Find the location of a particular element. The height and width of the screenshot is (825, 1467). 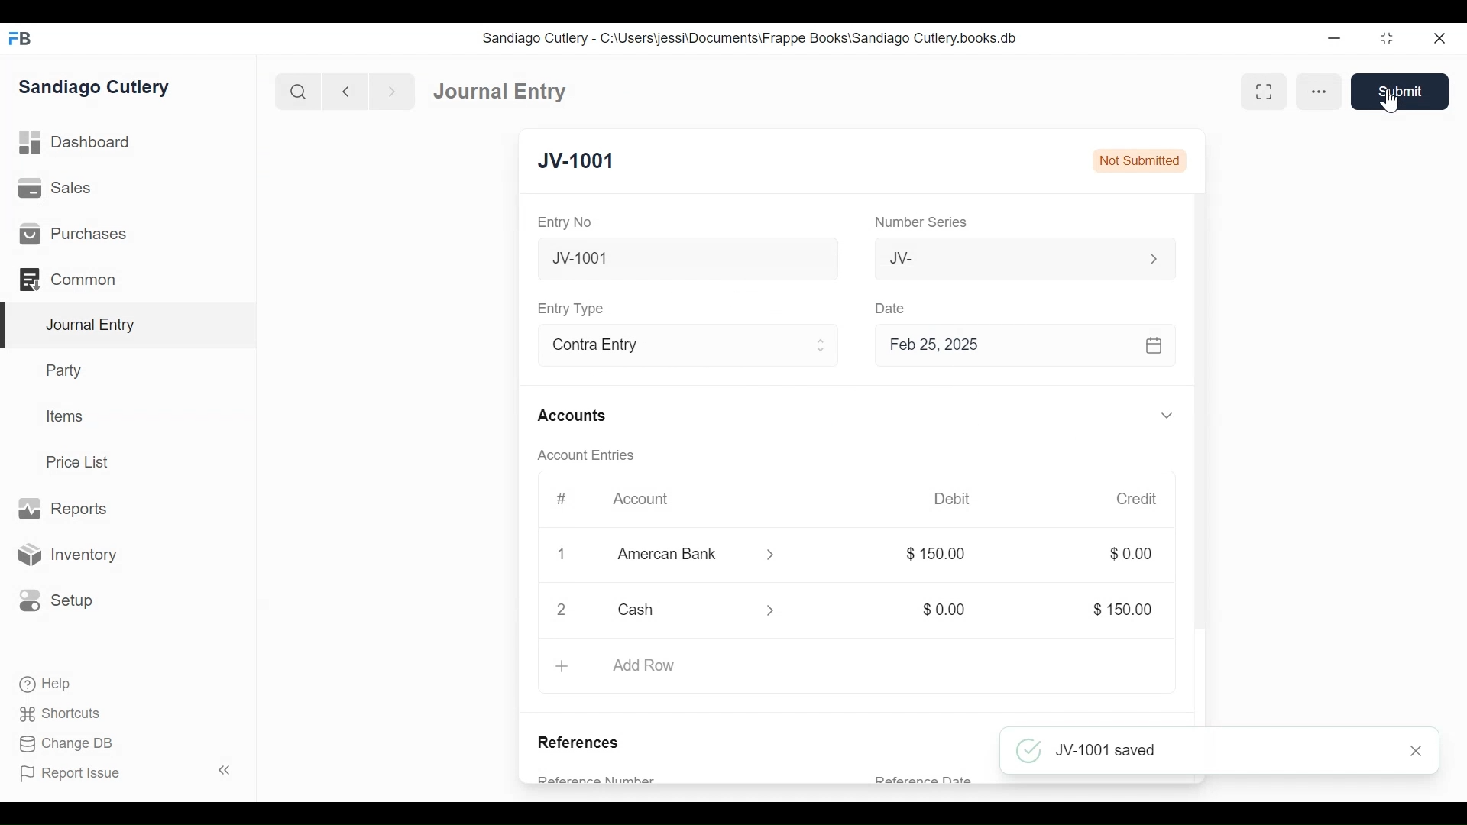

Accounts is located at coordinates (576, 417).